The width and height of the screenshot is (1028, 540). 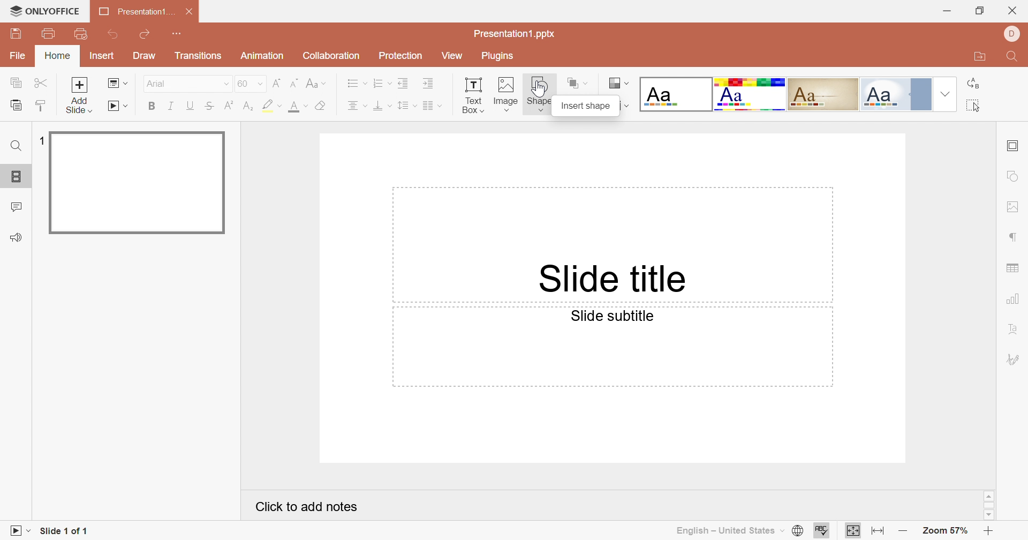 What do you see at coordinates (429, 82) in the screenshot?
I see `Increase indent` at bounding box center [429, 82].